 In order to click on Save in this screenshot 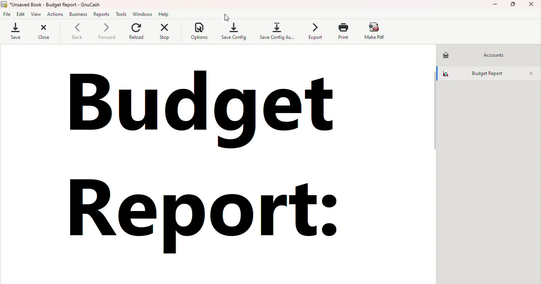, I will do `click(17, 31)`.